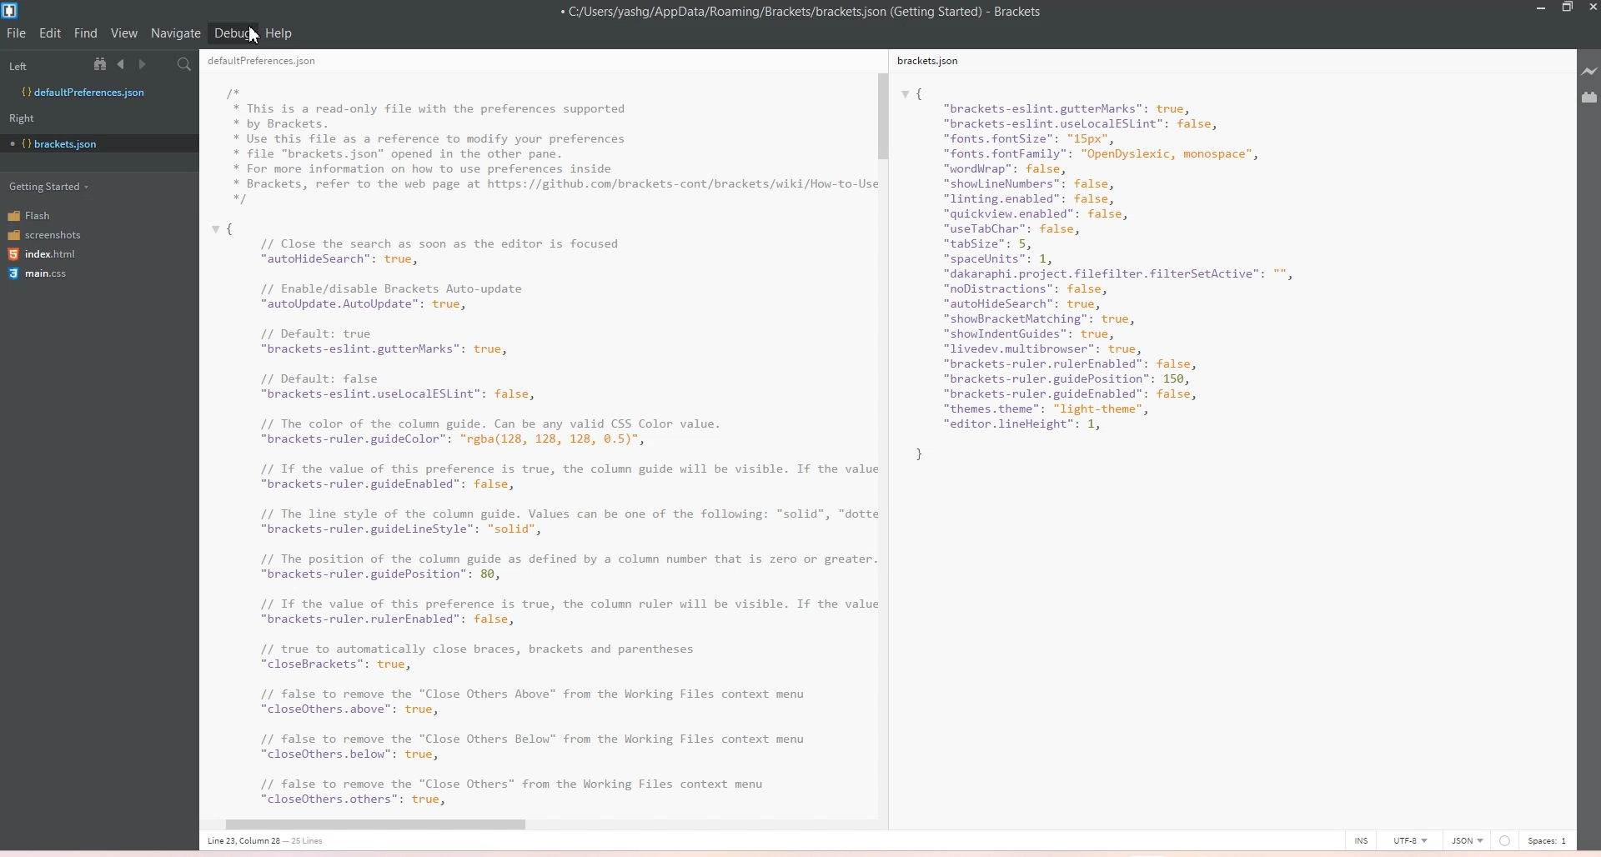  What do you see at coordinates (28, 118) in the screenshot?
I see `Right` at bounding box center [28, 118].